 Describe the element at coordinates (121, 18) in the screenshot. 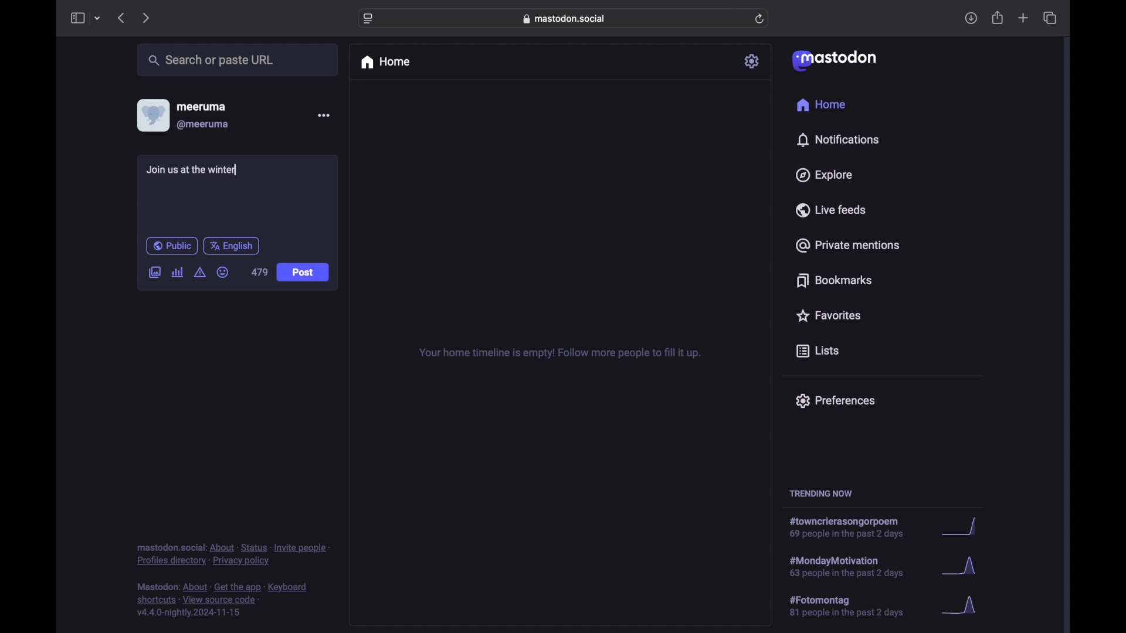

I see `previous` at that location.